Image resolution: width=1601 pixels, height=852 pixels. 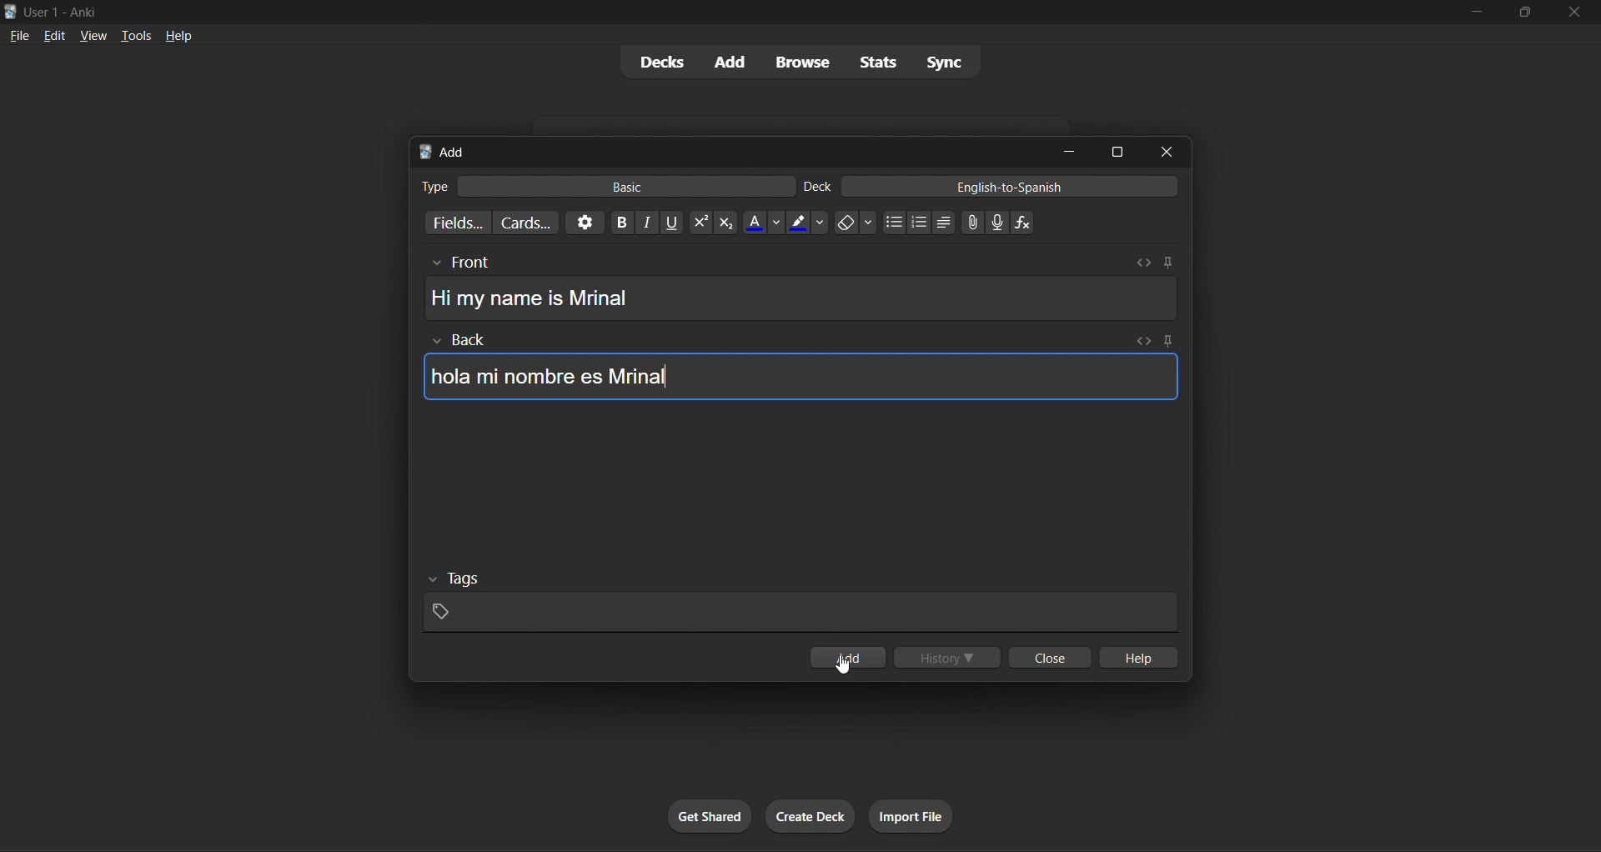 I want to click on create deck, so click(x=807, y=814).